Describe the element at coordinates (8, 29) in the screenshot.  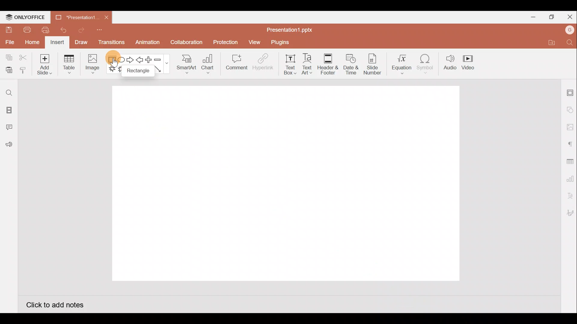
I see `Save` at that location.